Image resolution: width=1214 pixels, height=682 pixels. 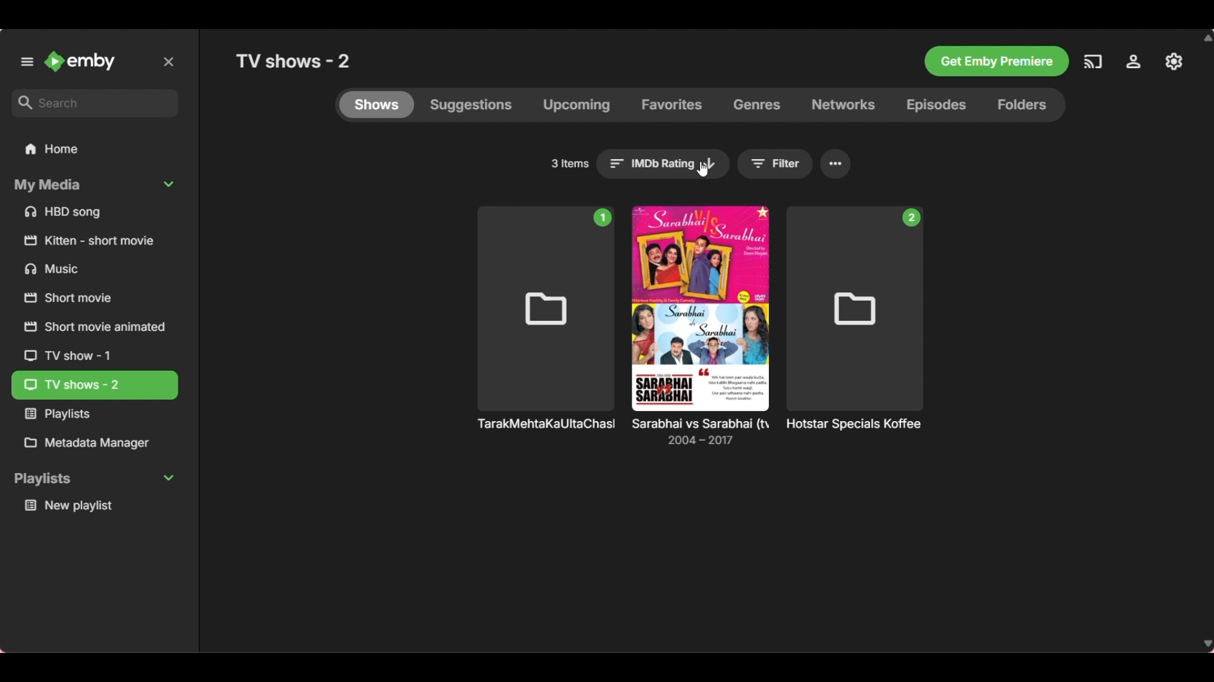 I want to click on Favorites, so click(x=671, y=105).